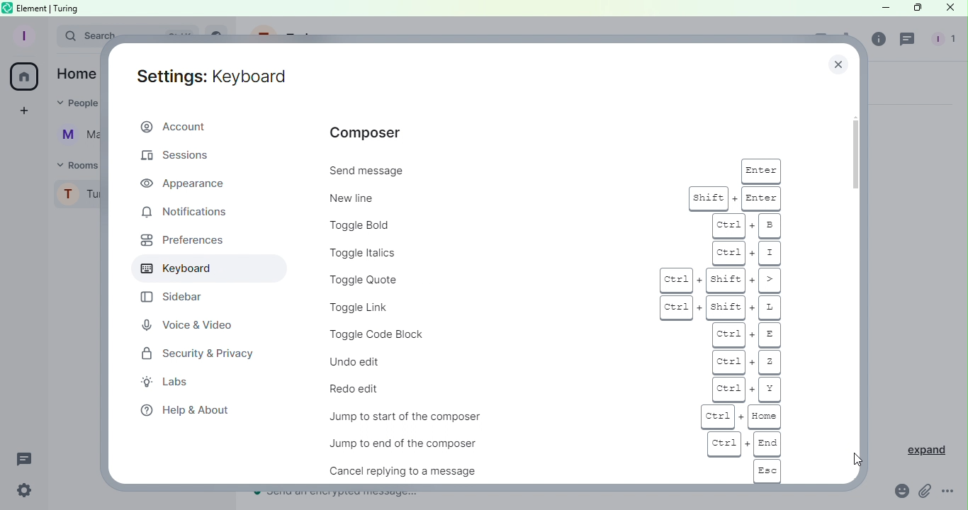 Image resolution: width=968 pixels, height=510 pixels. Describe the element at coordinates (71, 165) in the screenshot. I see `Rooms` at that location.